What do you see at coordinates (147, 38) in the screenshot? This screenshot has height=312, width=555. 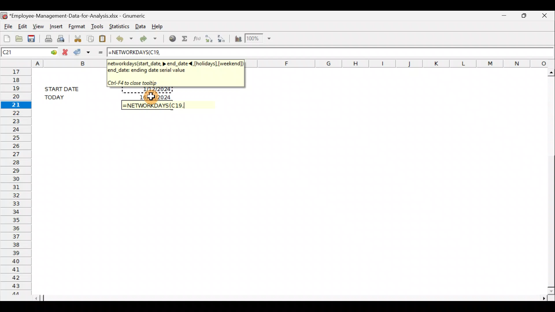 I see `Redo undone action` at bounding box center [147, 38].